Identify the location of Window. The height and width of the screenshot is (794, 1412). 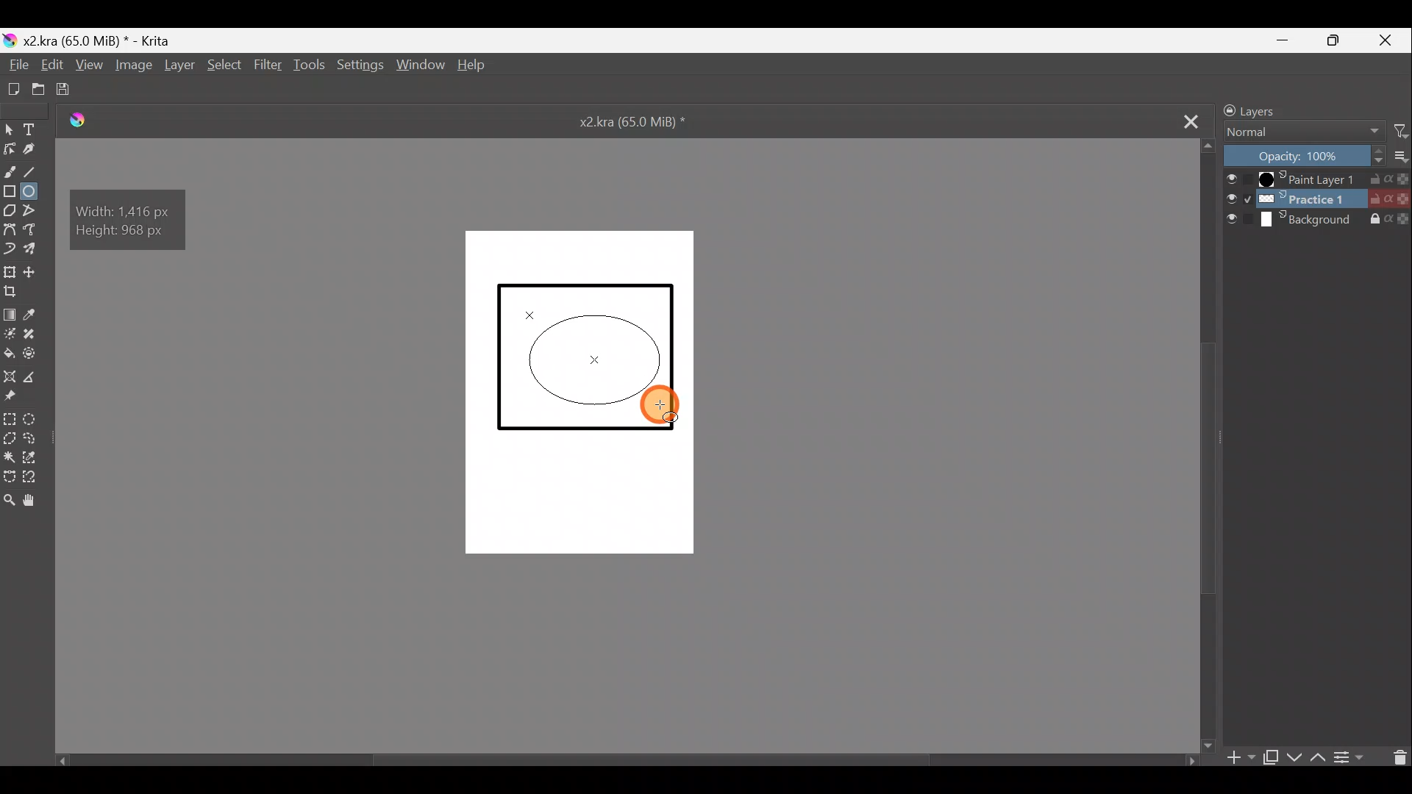
(424, 66).